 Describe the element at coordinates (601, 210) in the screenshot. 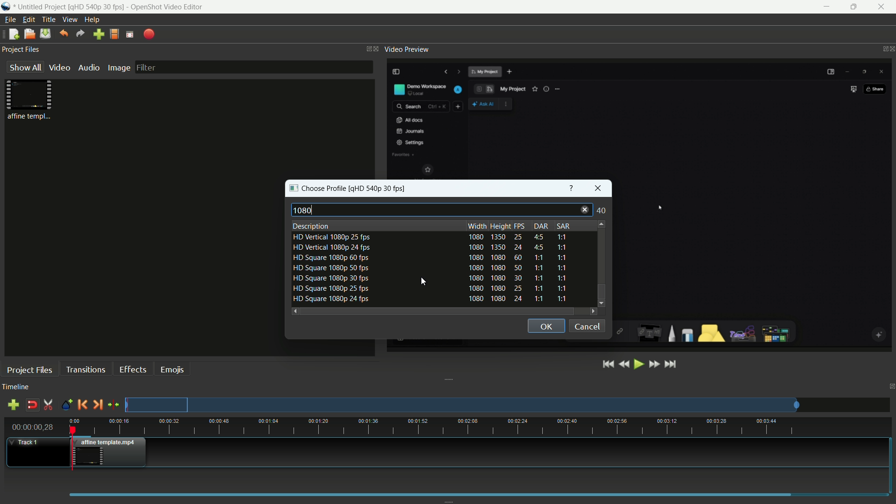

I see `414` at that location.